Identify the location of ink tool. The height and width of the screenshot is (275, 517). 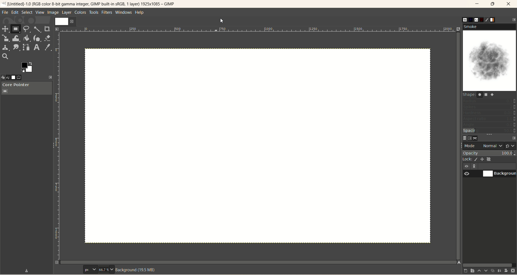
(37, 38).